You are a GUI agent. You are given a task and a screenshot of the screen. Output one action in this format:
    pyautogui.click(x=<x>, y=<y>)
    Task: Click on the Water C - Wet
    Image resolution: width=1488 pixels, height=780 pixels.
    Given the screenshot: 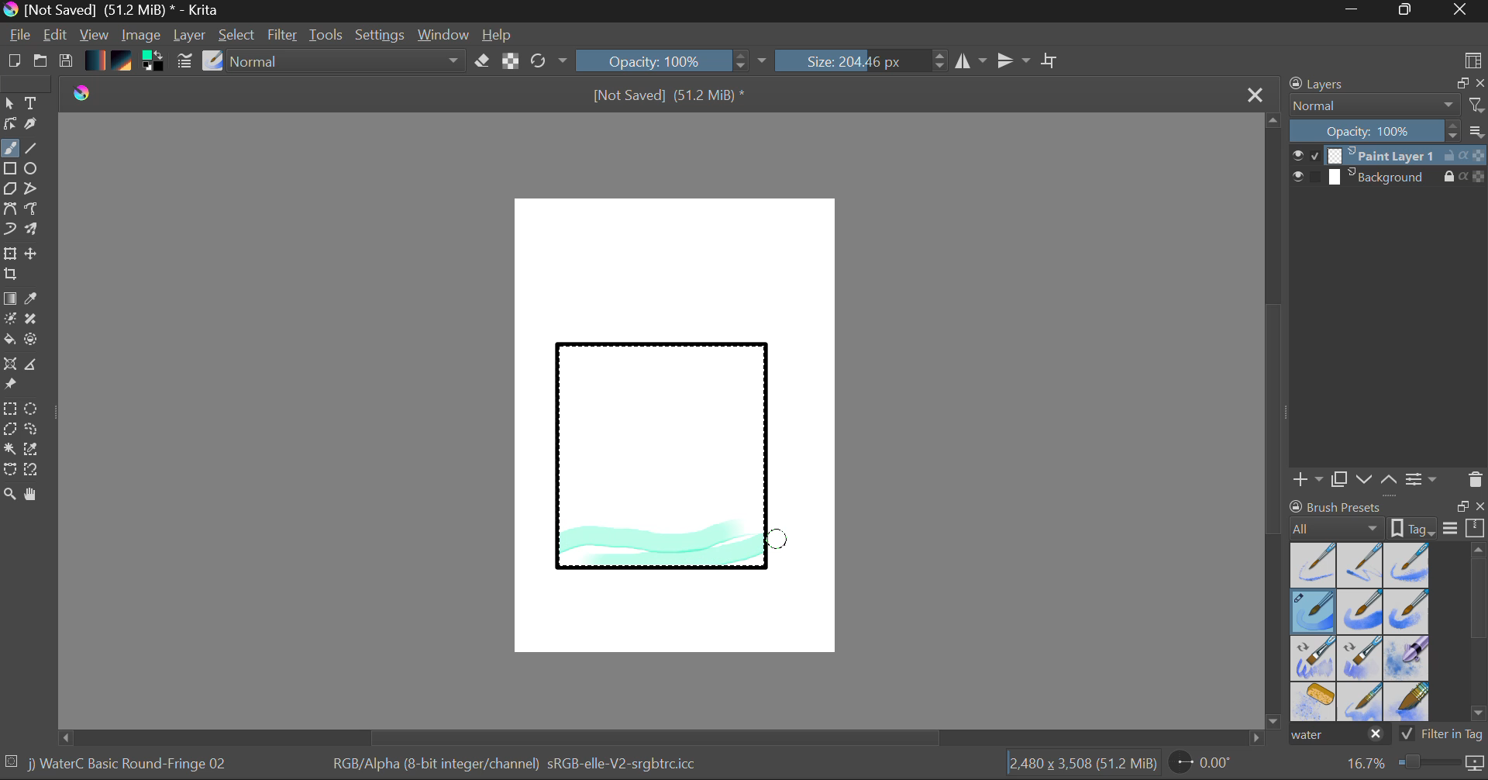 What is the action you would take?
    pyautogui.click(x=1362, y=565)
    